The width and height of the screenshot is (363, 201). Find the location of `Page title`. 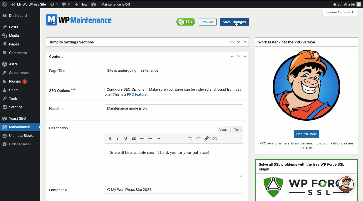

Page title is located at coordinates (62, 70).